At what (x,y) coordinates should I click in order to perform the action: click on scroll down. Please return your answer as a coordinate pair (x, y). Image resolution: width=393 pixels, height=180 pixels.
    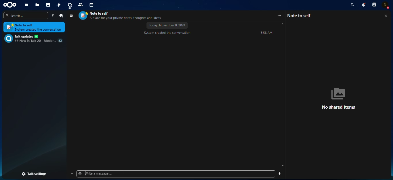
    Looking at the image, I should click on (282, 166).